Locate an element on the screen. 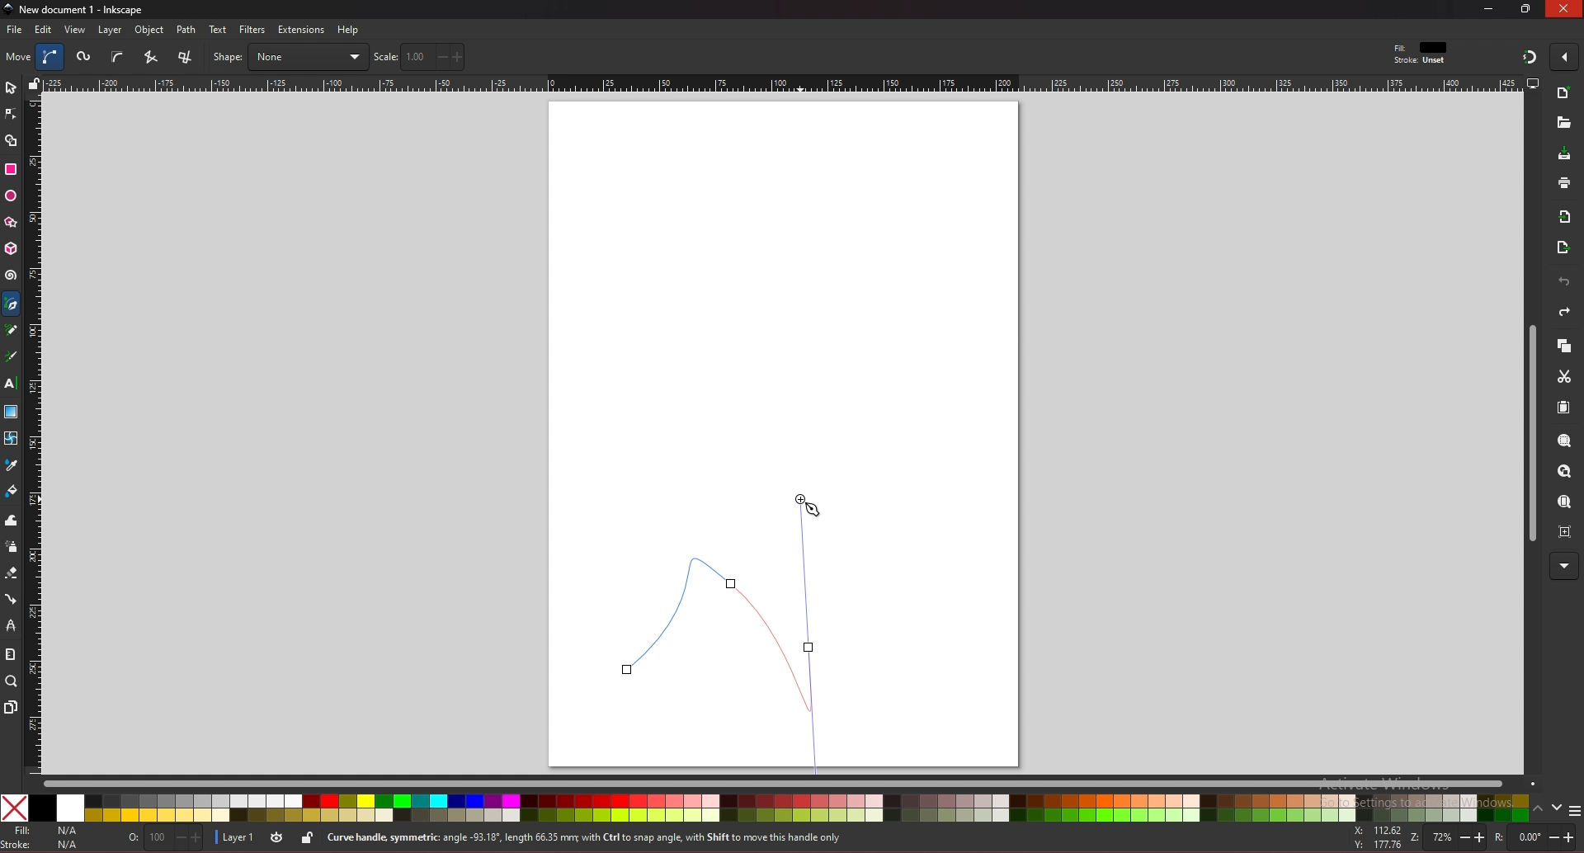  b spline path is located at coordinates (117, 56).